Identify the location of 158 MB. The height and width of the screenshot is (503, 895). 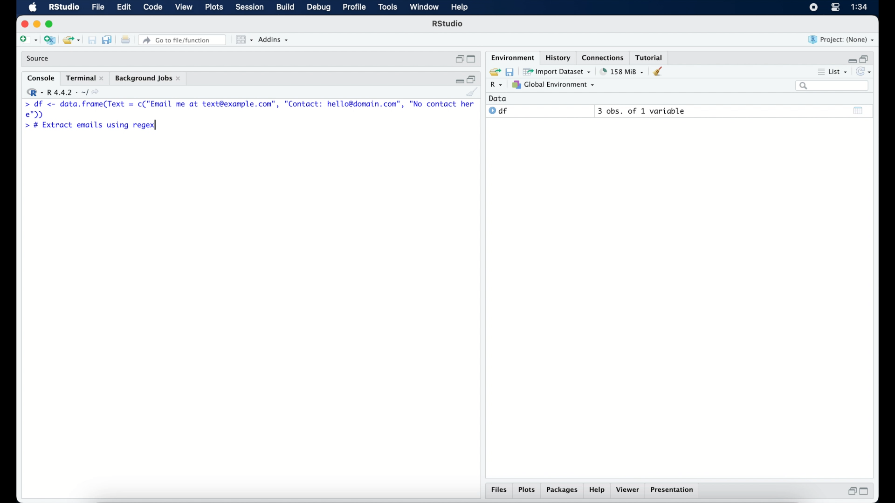
(623, 71).